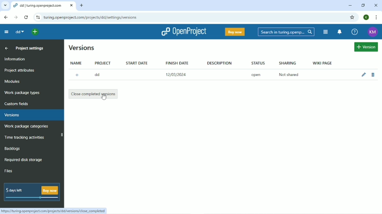 This screenshot has height=214, width=382. I want to click on new tab, so click(83, 5).